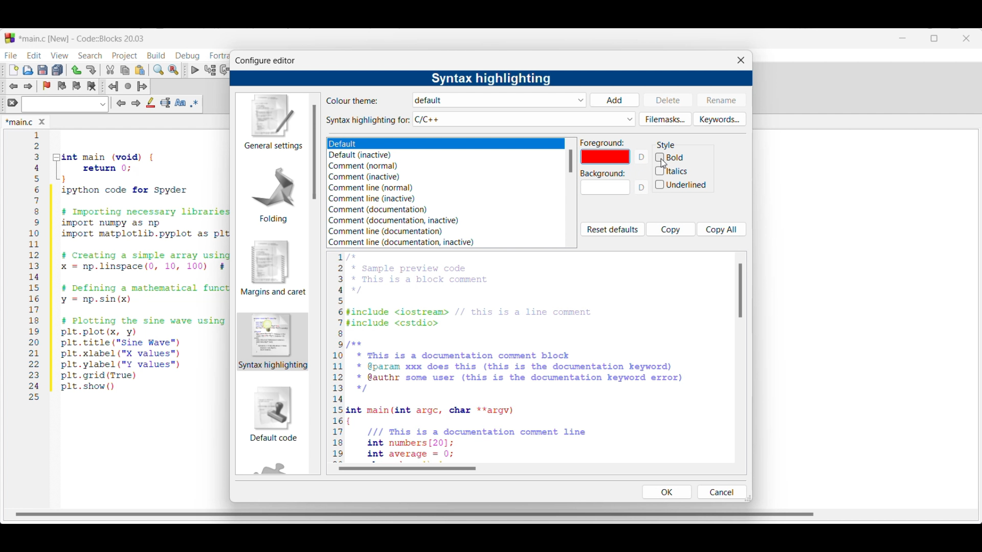 The height and width of the screenshot is (552, 982). I want to click on Cursor clicking on Bold toggle, so click(664, 164).